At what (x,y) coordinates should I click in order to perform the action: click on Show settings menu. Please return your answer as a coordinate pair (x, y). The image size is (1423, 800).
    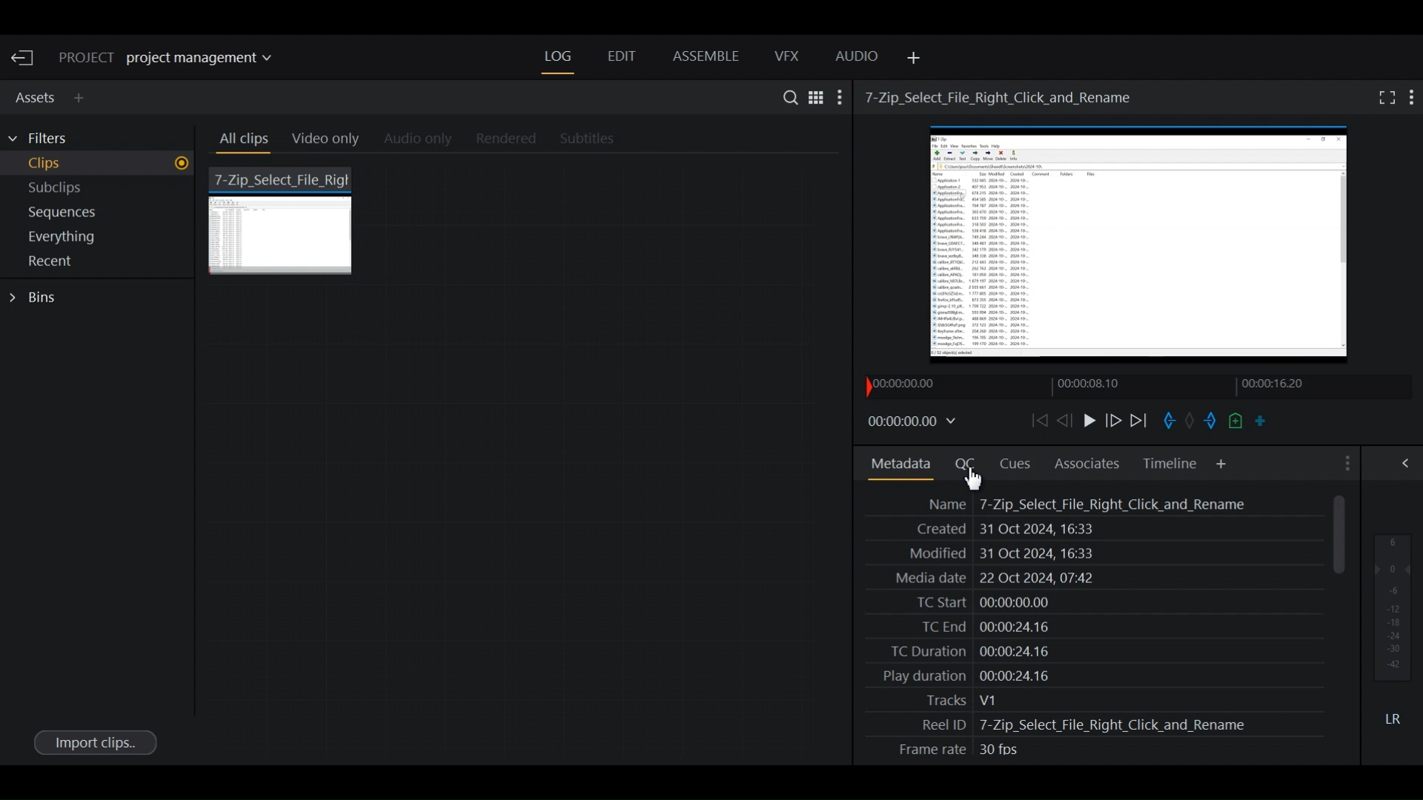
    Looking at the image, I should click on (841, 97).